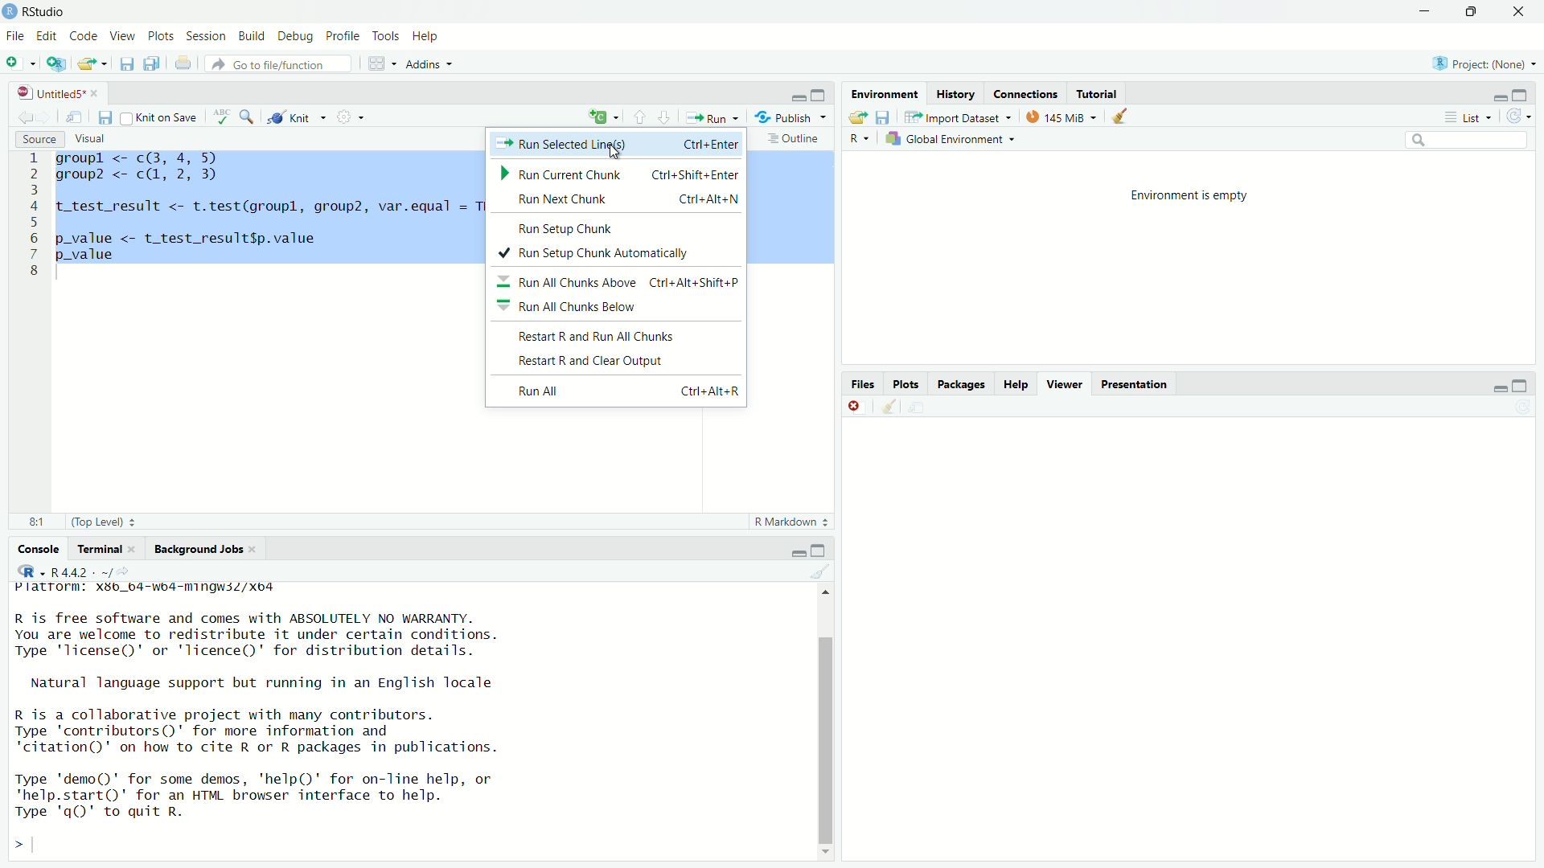 This screenshot has height=868, width=1544. I want to click on Connections, so click(1025, 93).